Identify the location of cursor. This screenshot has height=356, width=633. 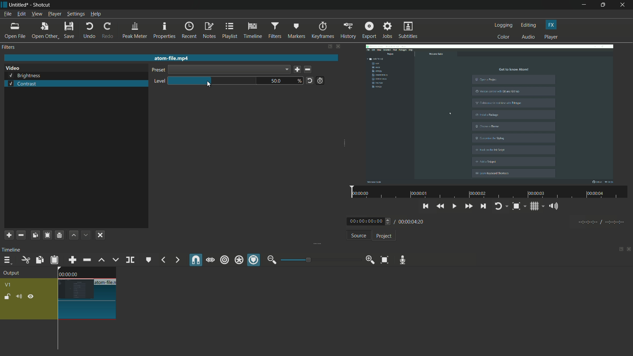
(208, 84).